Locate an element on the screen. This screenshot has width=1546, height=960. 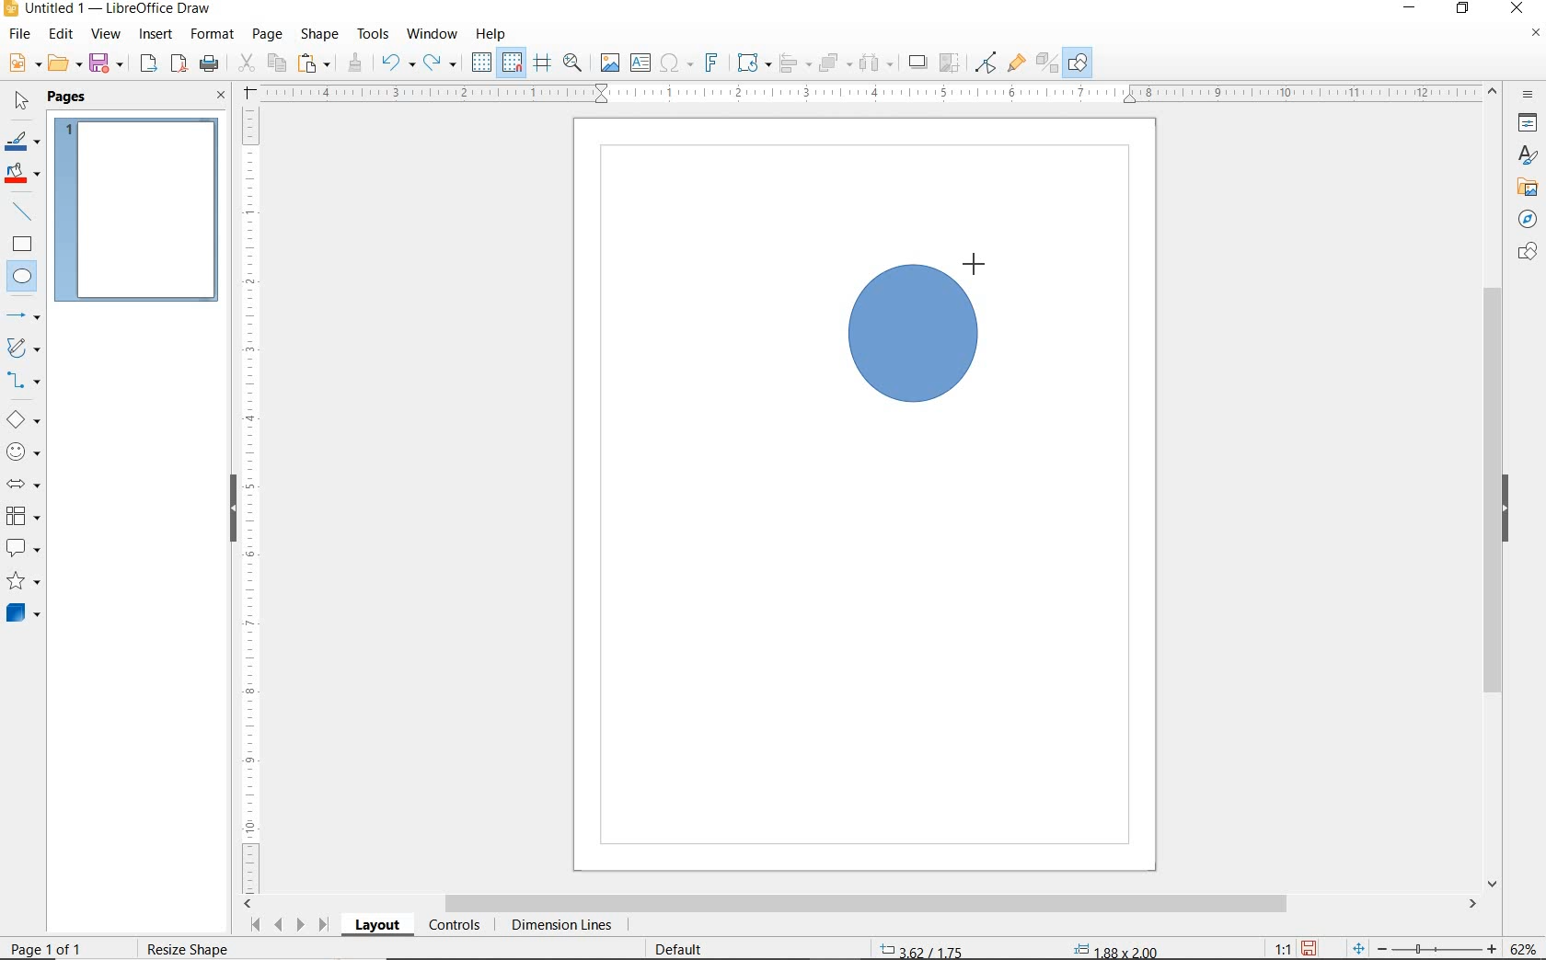
FLOWCHART is located at coordinates (22, 517).